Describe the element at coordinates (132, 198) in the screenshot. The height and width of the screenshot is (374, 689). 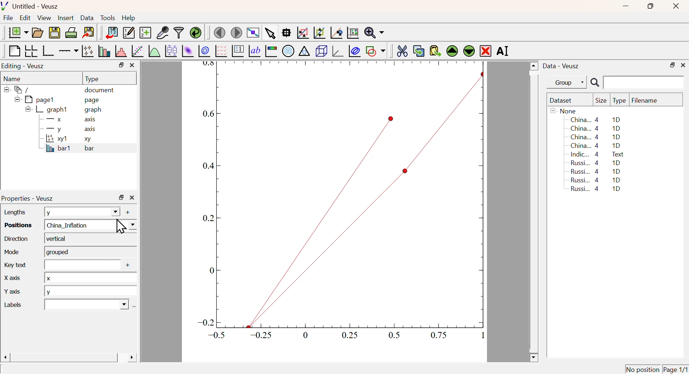
I see `Close` at that location.